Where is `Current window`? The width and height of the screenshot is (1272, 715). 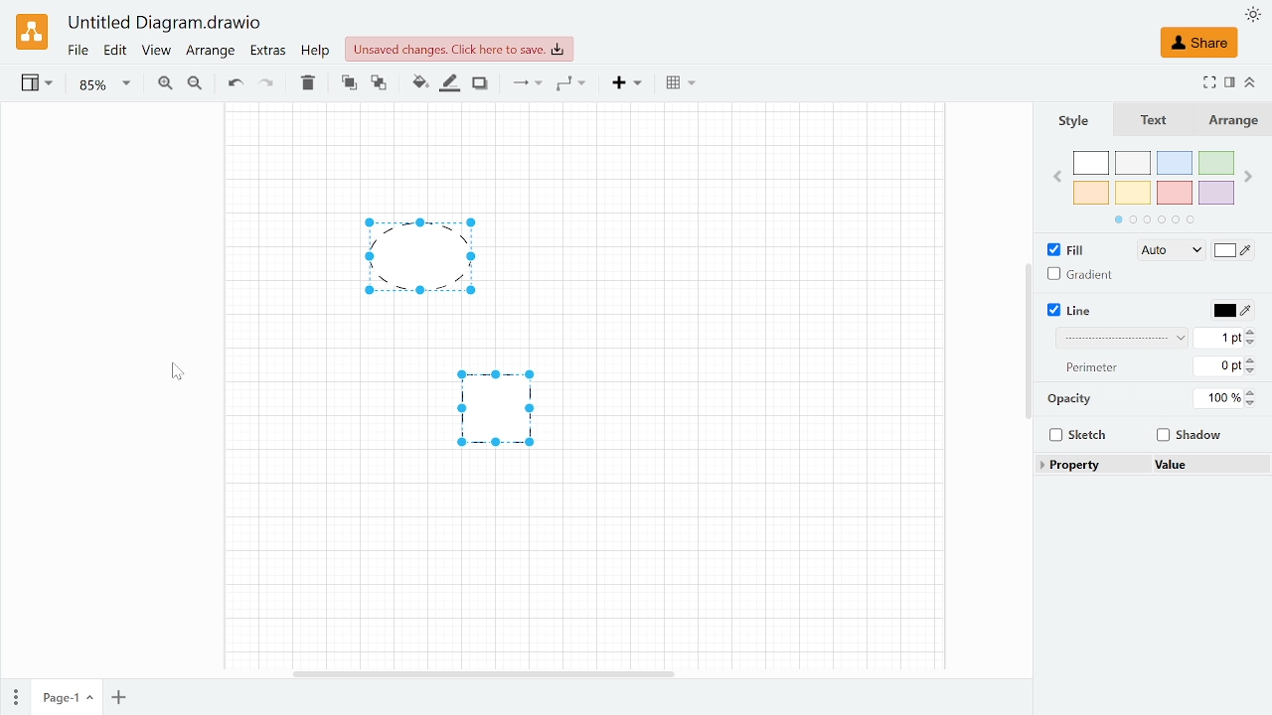
Current window is located at coordinates (166, 24).